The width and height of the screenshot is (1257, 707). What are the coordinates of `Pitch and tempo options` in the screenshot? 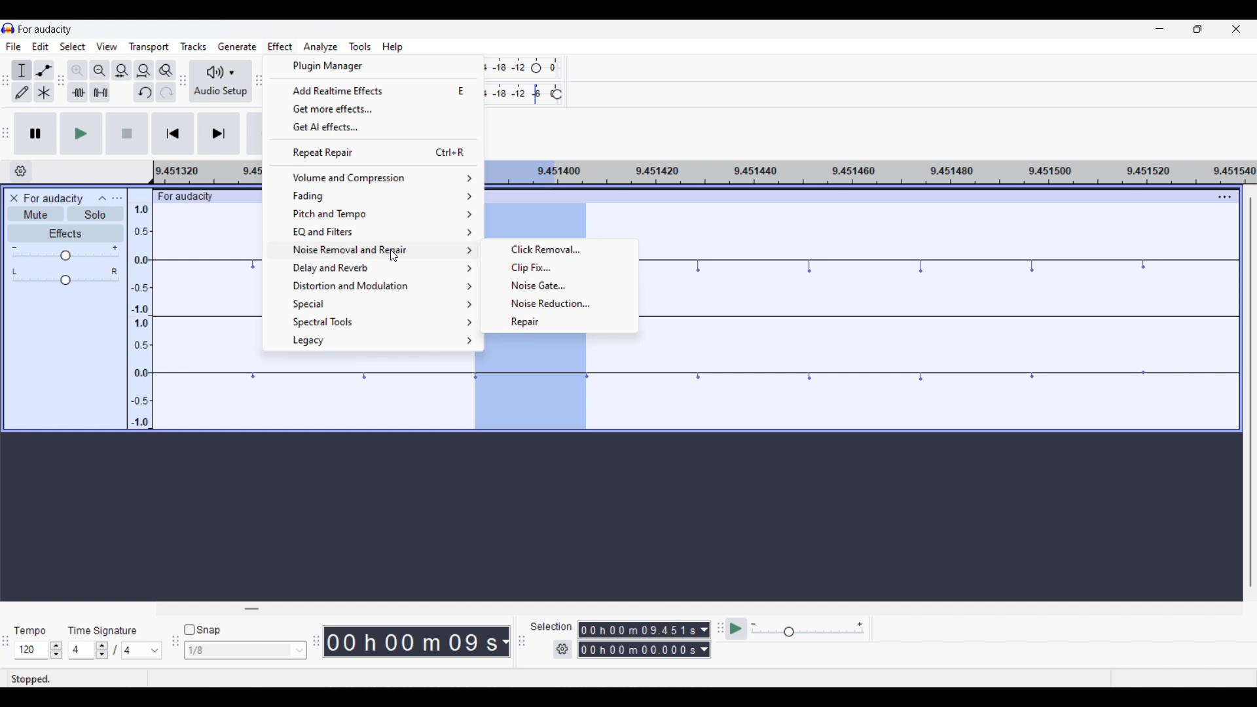 It's located at (374, 214).